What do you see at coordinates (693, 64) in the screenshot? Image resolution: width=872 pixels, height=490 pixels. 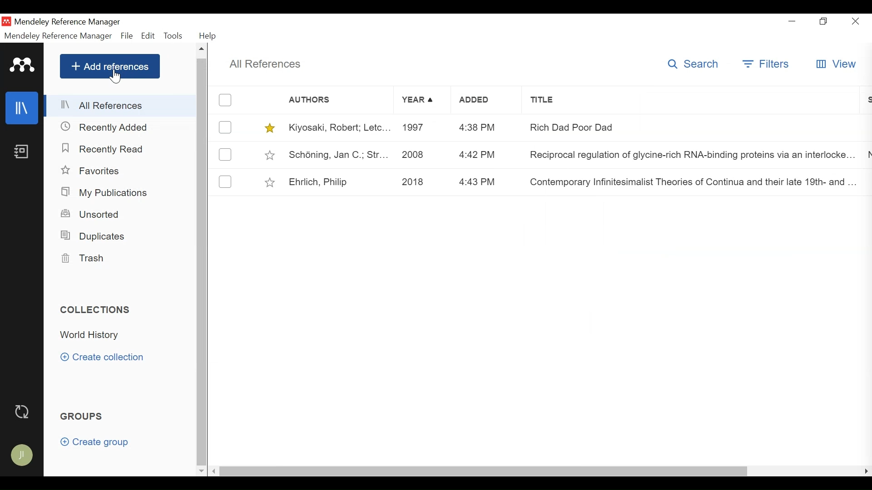 I see `Search` at bounding box center [693, 64].